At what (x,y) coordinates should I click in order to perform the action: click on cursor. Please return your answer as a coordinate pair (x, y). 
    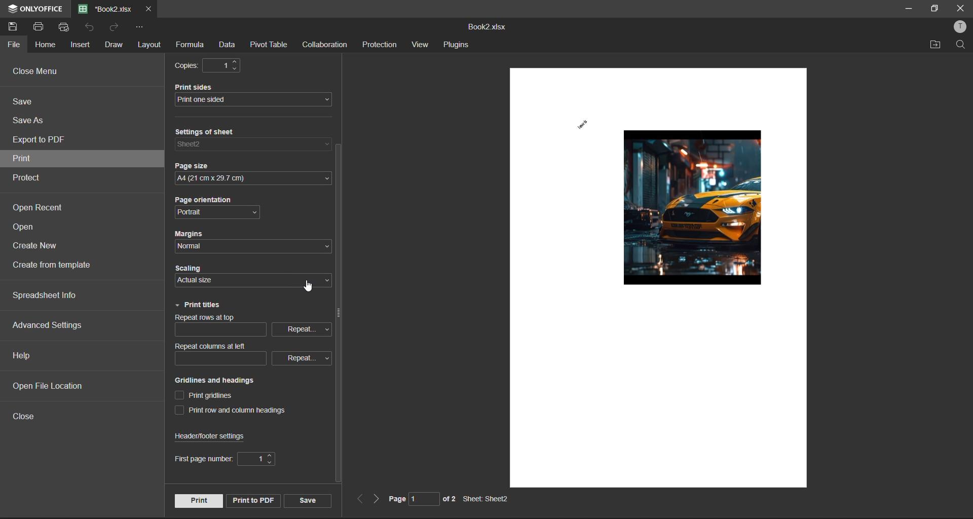
    Looking at the image, I should click on (309, 288).